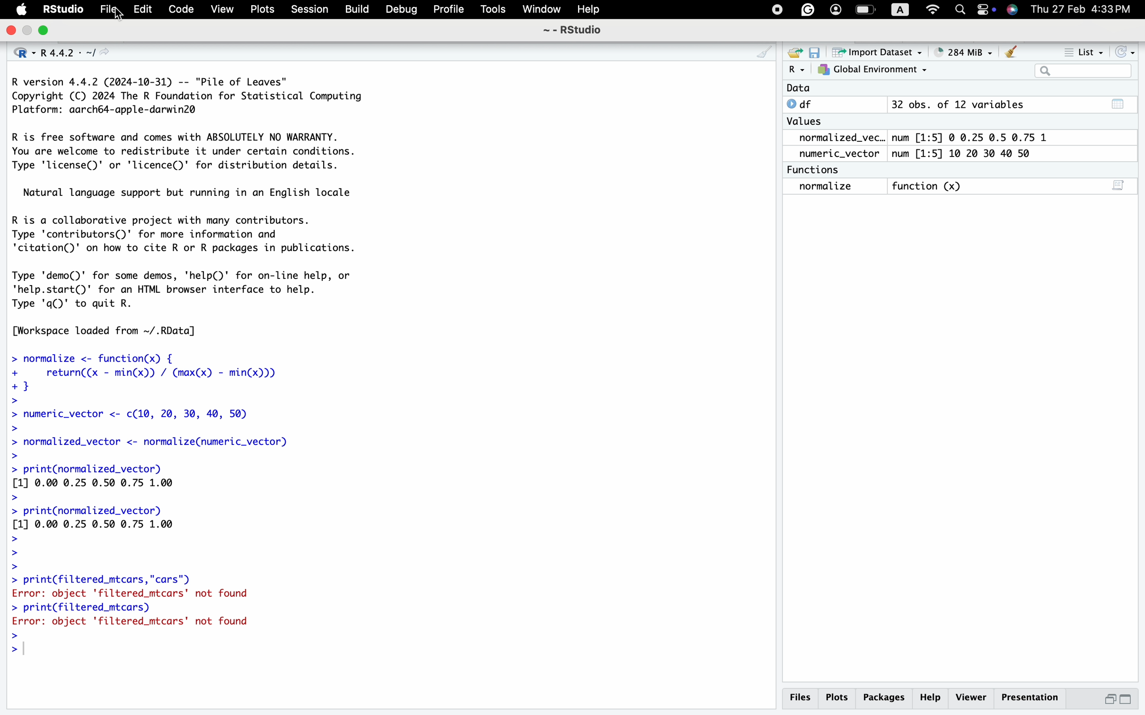  Describe the element at coordinates (1127, 699) in the screenshot. I see `maximise` at that location.